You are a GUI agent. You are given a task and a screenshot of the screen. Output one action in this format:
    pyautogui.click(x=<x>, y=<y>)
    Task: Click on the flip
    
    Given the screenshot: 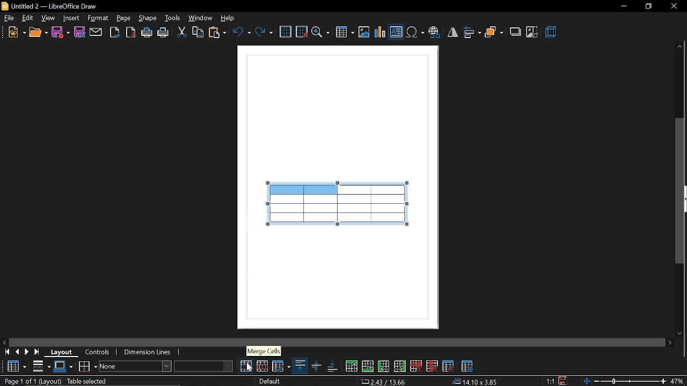 What is the action you would take?
    pyautogui.click(x=452, y=31)
    